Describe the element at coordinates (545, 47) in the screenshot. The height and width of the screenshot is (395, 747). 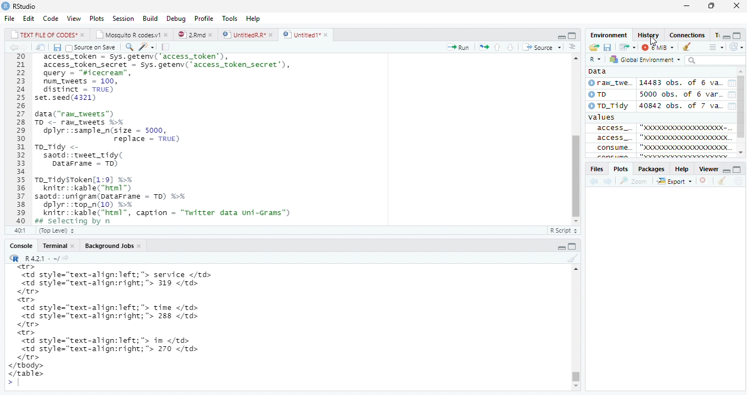
I see `+ Source` at that location.